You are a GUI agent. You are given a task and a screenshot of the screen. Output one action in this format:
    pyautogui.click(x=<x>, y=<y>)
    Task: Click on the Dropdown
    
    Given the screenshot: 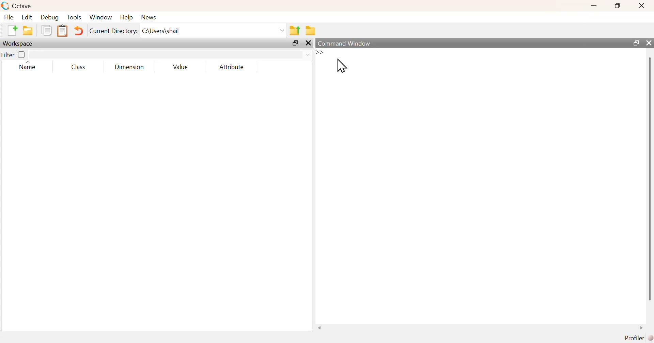 What is the action you would take?
    pyautogui.click(x=283, y=31)
    